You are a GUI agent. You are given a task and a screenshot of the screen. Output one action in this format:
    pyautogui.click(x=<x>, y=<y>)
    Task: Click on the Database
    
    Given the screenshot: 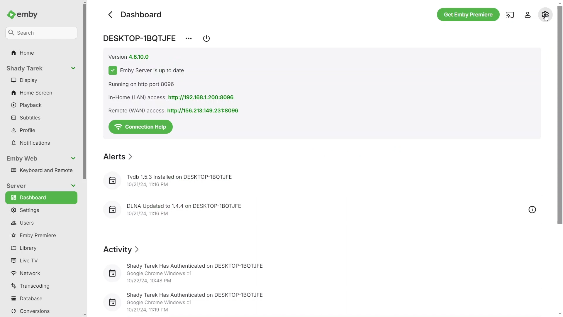 What is the action you would take?
    pyautogui.click(x=27, y=299)
    